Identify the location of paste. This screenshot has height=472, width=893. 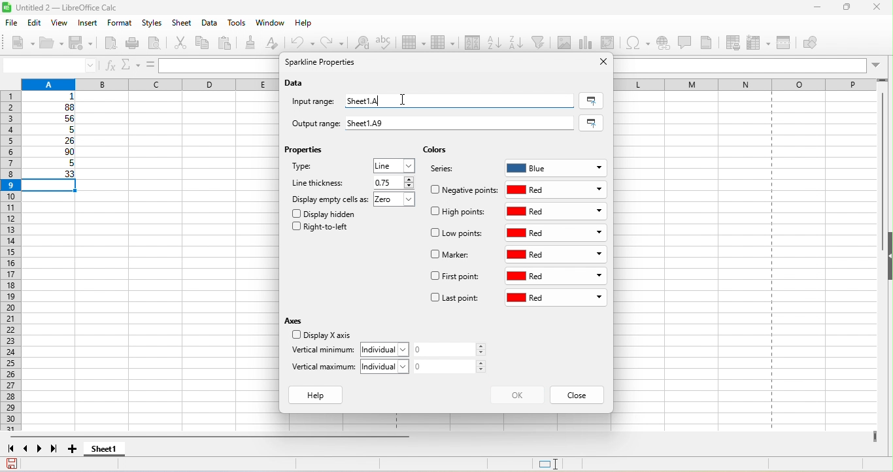
(228, 44).